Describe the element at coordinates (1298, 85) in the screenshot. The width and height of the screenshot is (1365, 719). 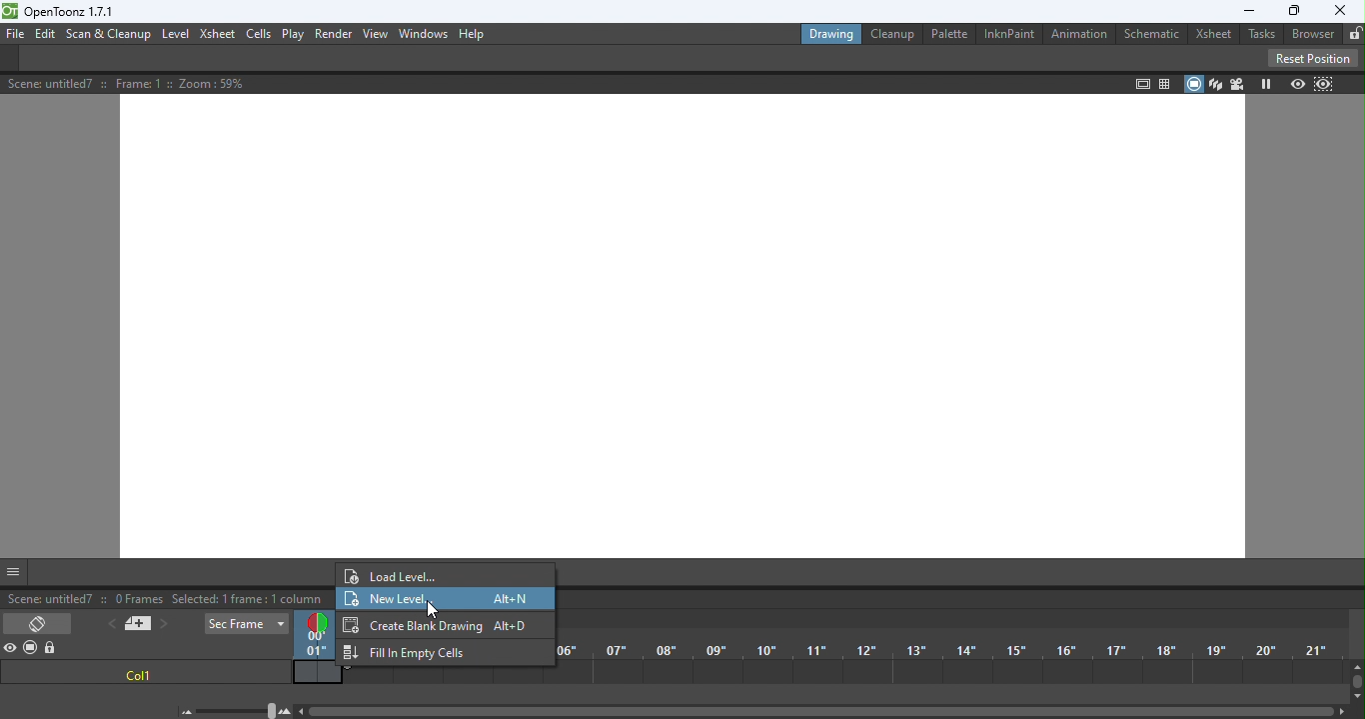
I see `Preview` at that location.